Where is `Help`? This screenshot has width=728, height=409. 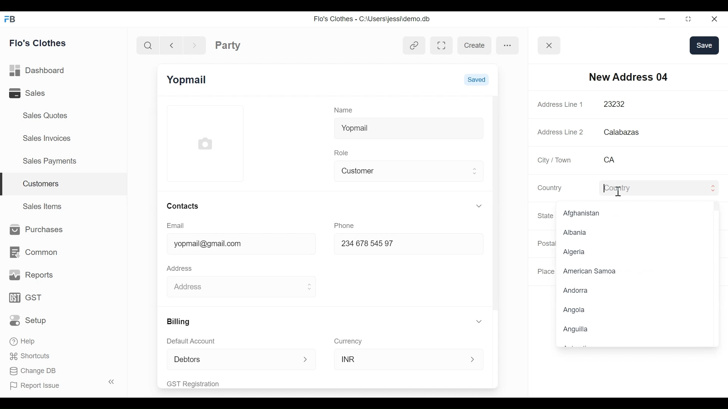 Help is located at coordinates (24, 340).